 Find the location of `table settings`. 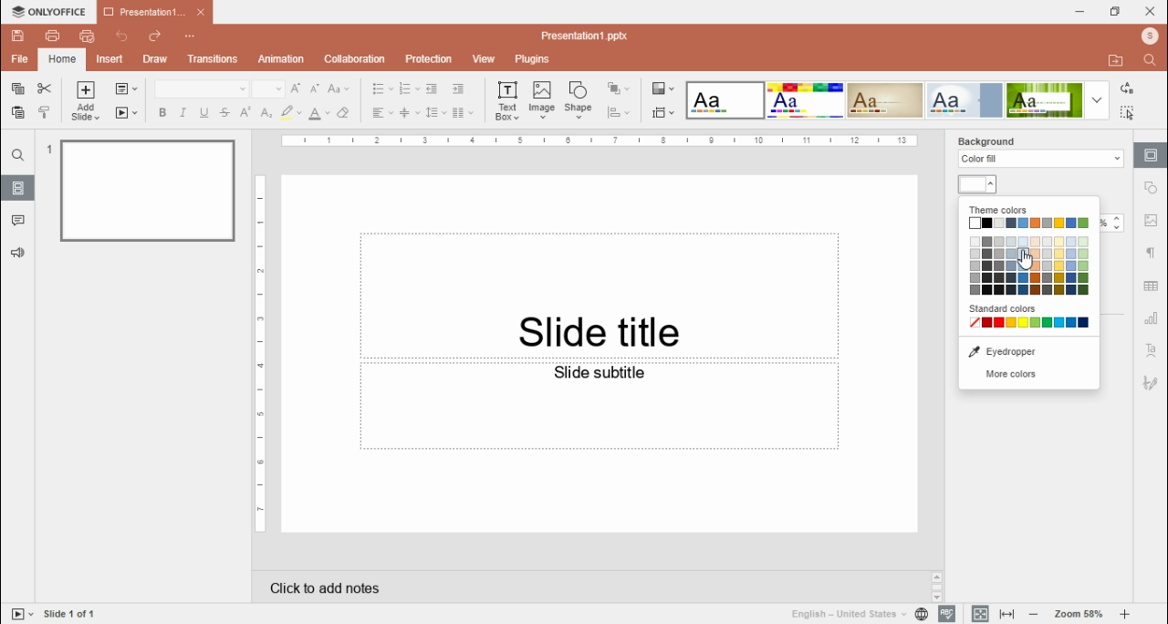

table settings is located at coordinates (1152, 288).